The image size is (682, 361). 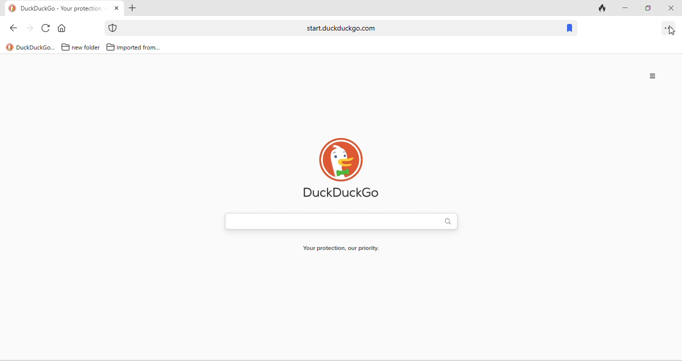 What do you see at coordinates (669, 29) in the screenshot?
I see `option` at bounding box center [669, 29].